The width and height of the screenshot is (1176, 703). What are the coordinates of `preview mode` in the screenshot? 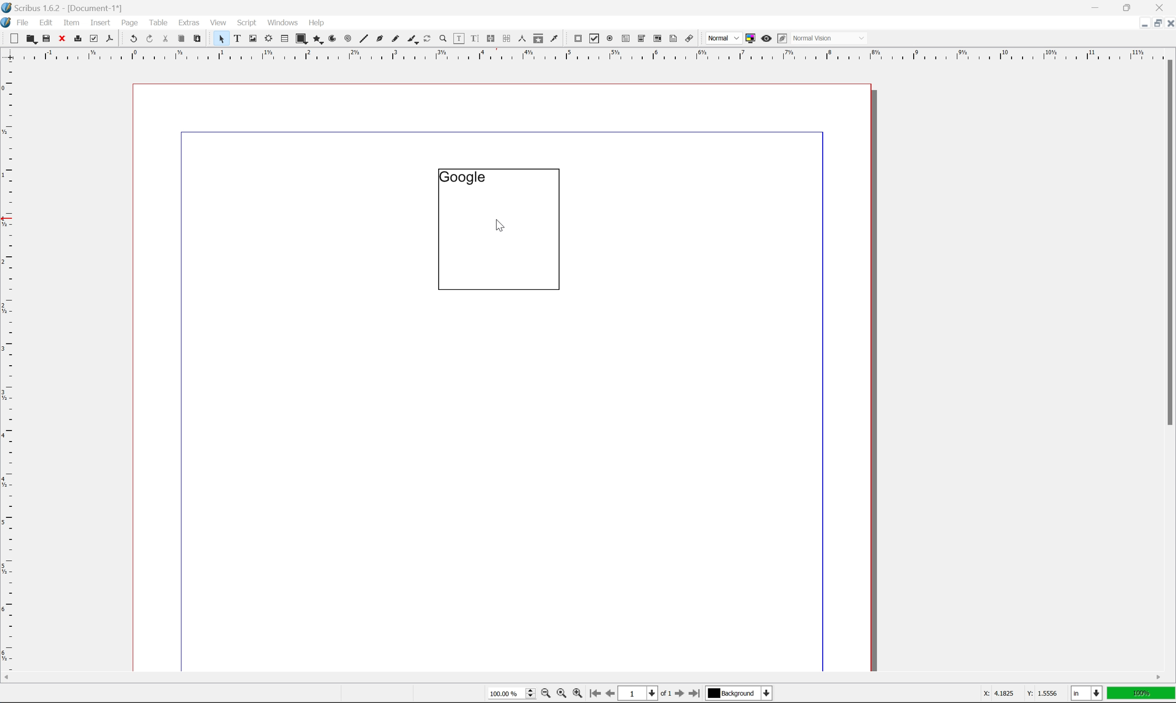 It's located at (765, 38).